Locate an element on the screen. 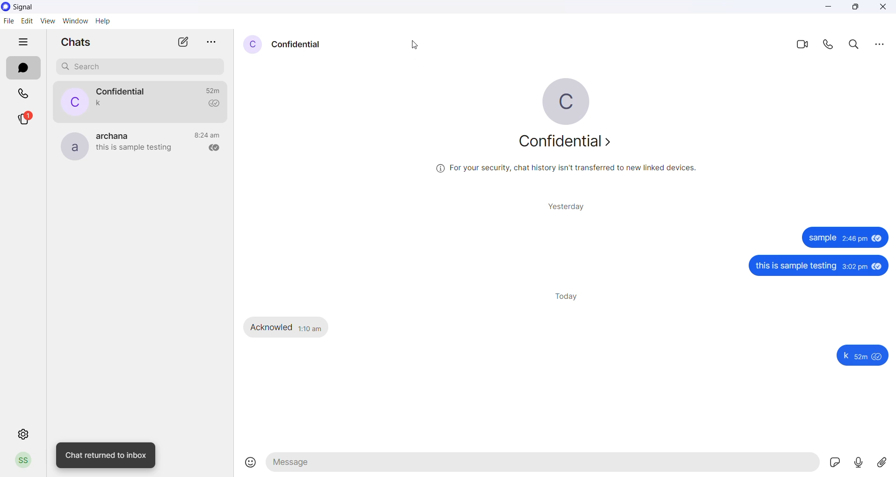 Image resolution: width=896 pixels, height=477 pixels. calls is located at coordinates (22, 94).